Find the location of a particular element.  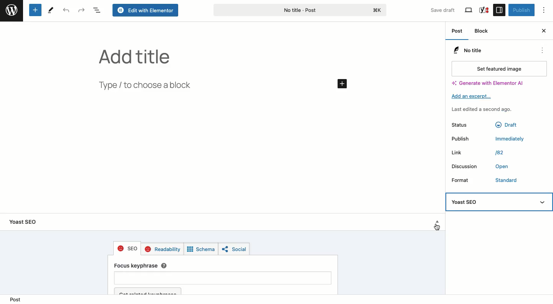

Standard is located at coordinates (504, 180).